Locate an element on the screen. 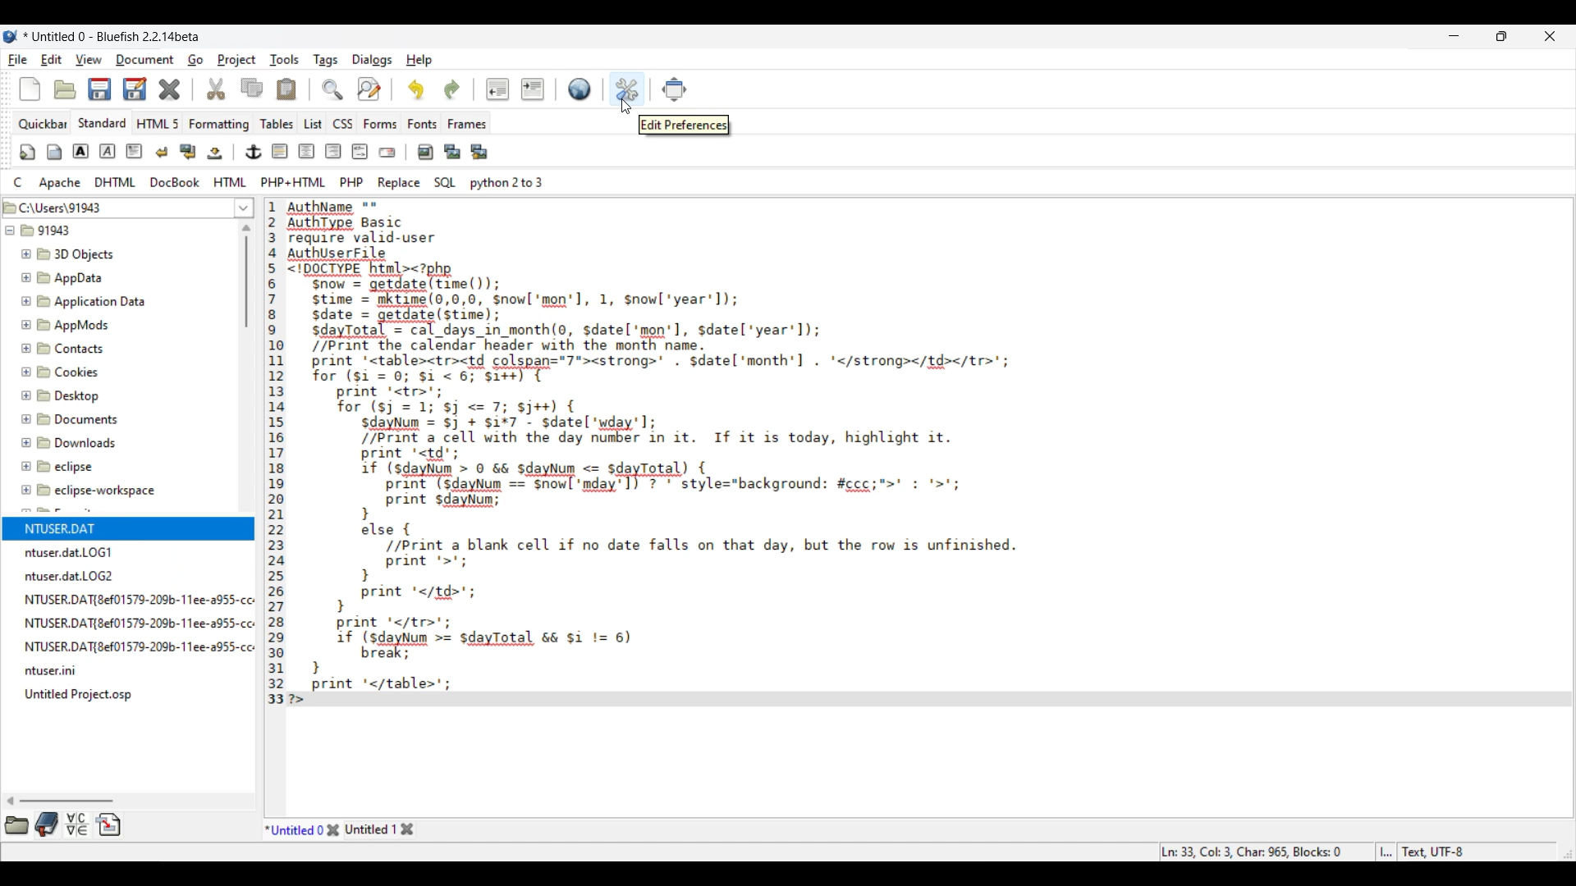  Dialogs menu is located at coordinates (373, 61).